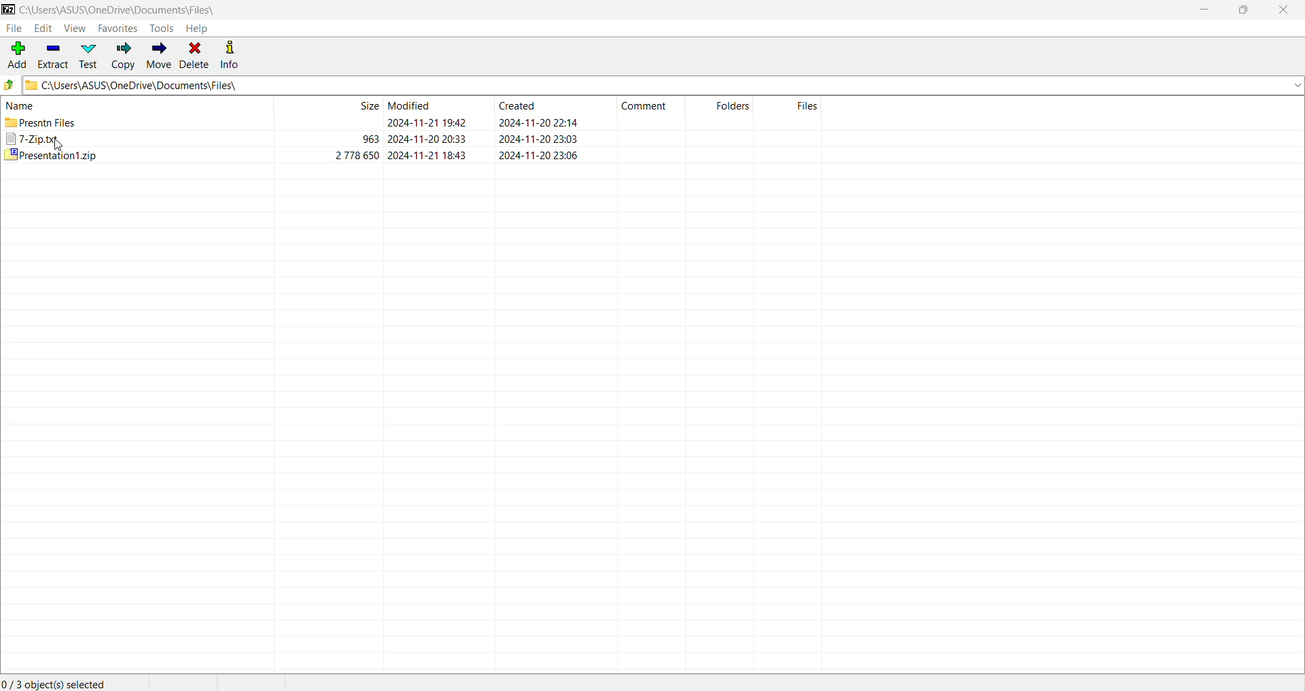 This screenshot has height=691, width=1305. I want to click on created date & time, so click(540, 122).